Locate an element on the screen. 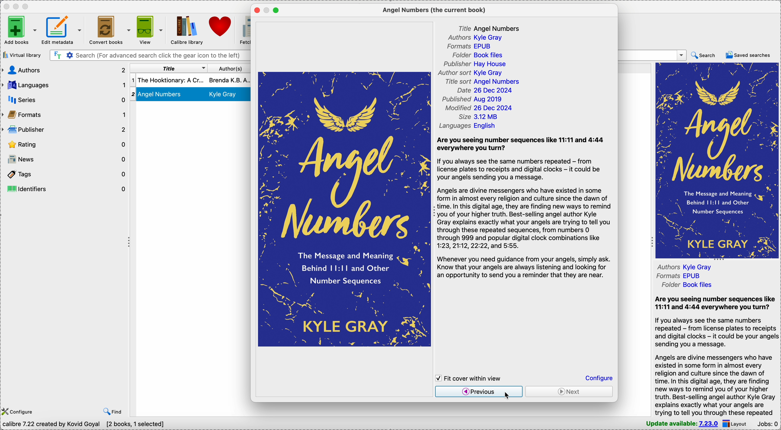 The width and height of the screenshot is (781, 430). title sort is located at coordinates (482, 81).